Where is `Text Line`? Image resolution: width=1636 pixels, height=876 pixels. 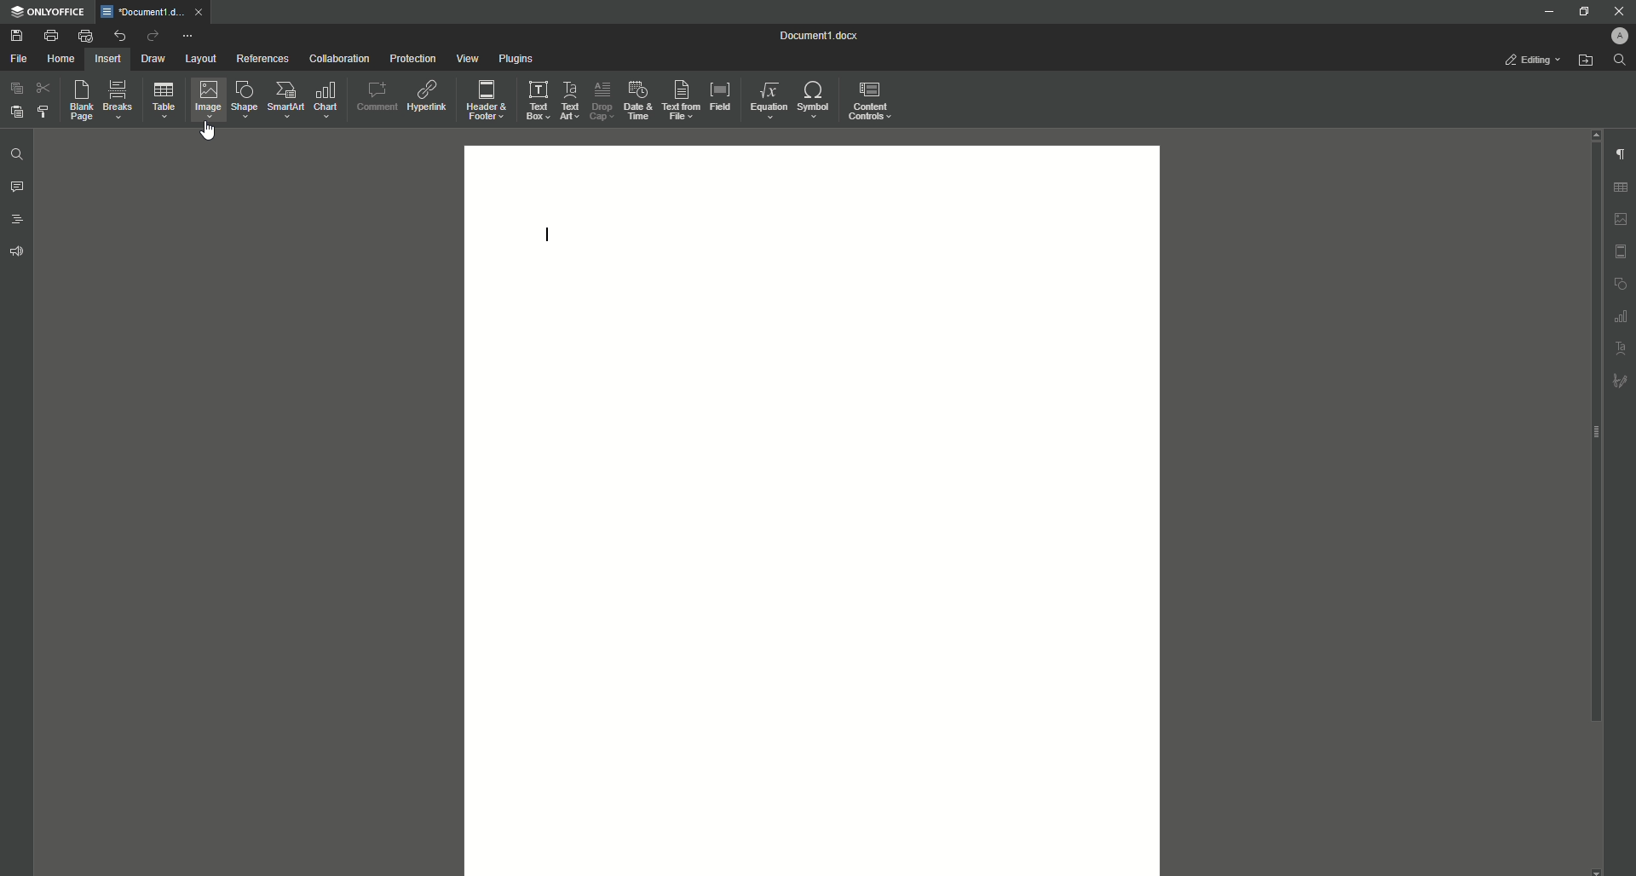
Text Line is located at coordinates (542, 234).